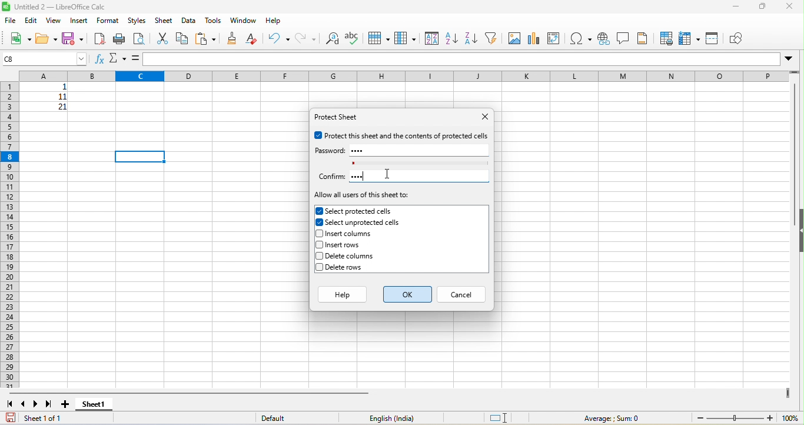 The height and width of the screenshot is (425, 804). Describe the element at coordinates (554, 38) in the screenshot. I see `pivot table` at that location.